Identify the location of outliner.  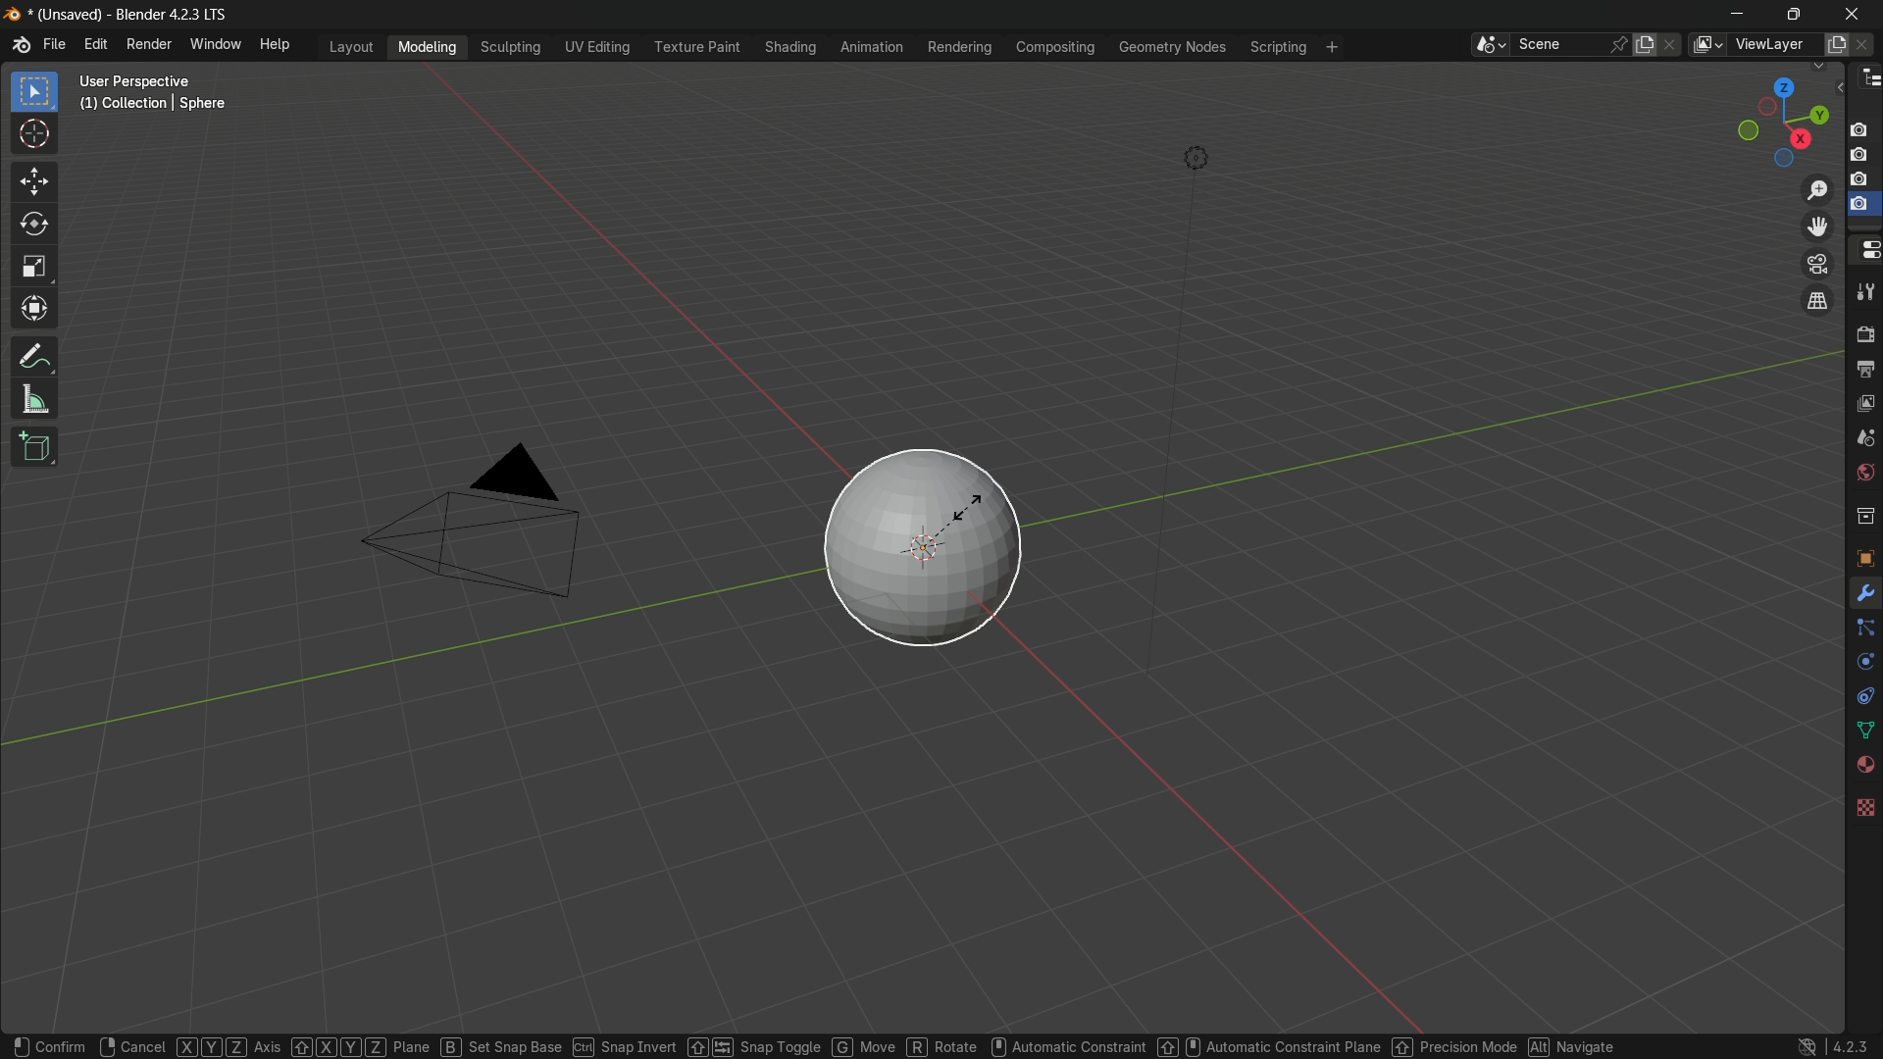
(1867, 82).